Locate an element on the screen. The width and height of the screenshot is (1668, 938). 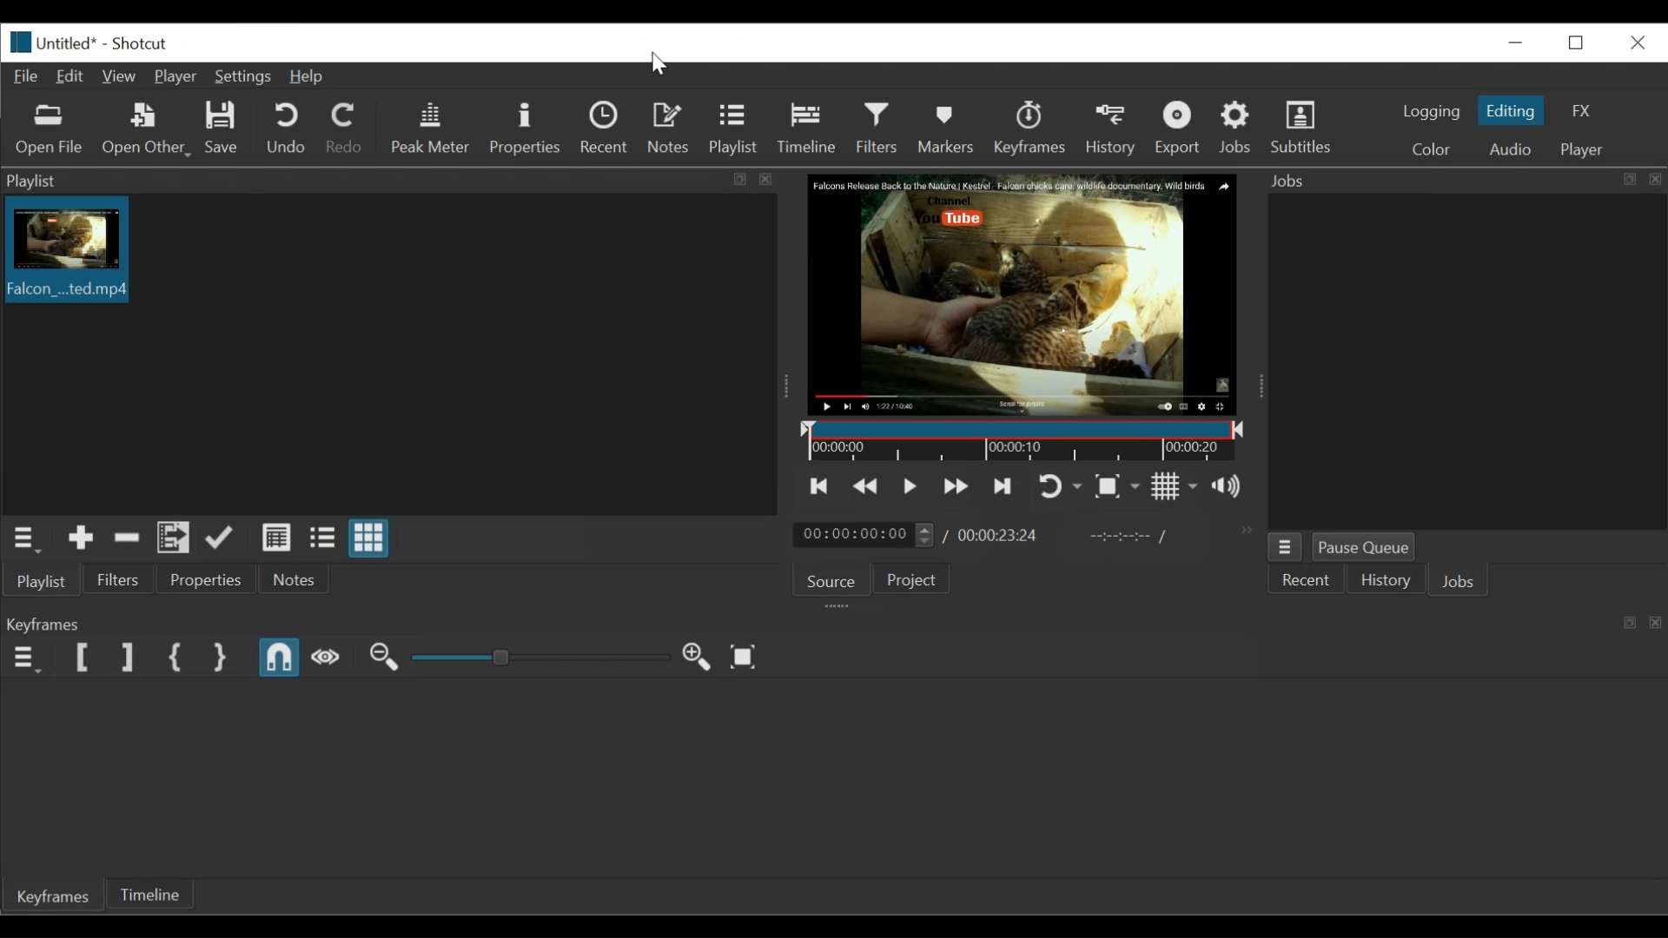
View as files is located at coordinates (320, 539).